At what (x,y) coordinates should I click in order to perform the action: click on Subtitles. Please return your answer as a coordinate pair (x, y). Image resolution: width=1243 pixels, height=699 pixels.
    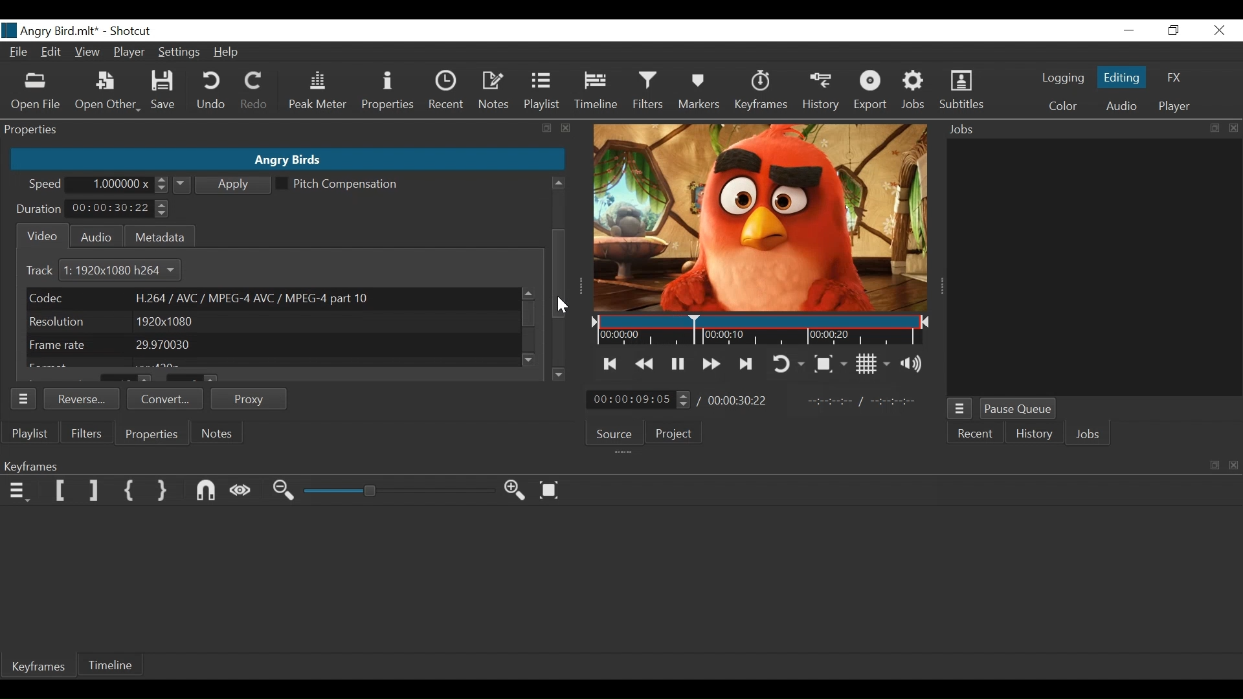
    Looking at the image, I should click on (962, 92).